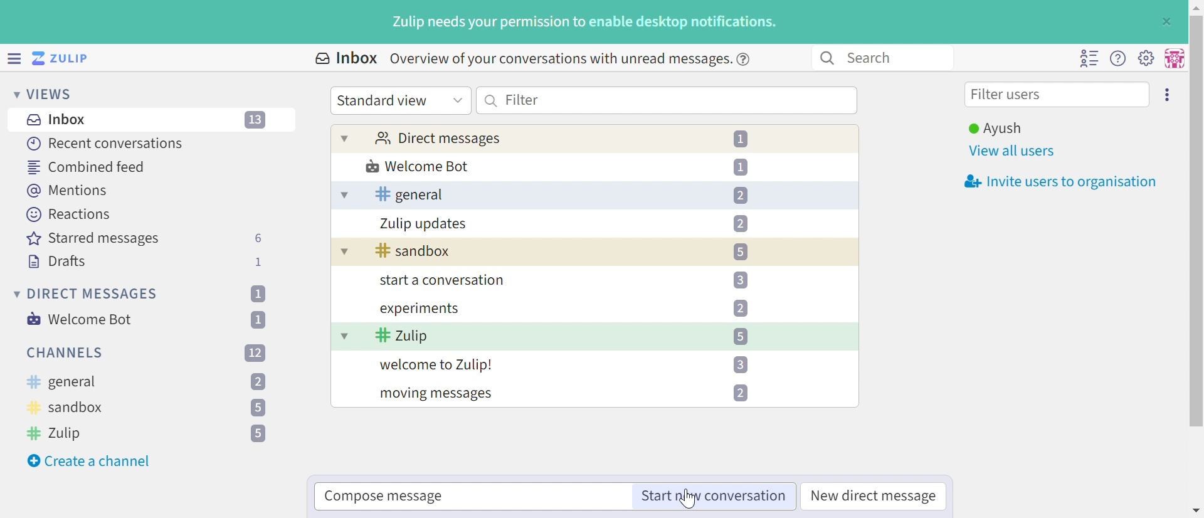 The width and height of the screenshot is (1204, 518). What do you see at coordinates (60, 120) in the screenshot?
I see `Inbox` at bounding box center [60, 120].